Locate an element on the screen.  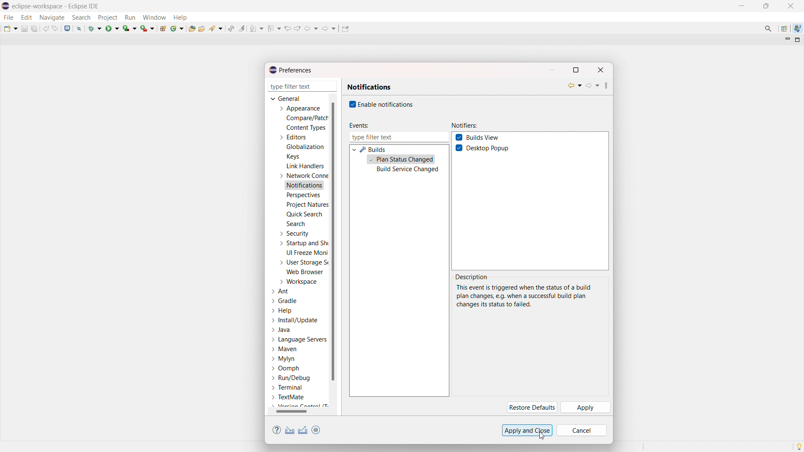
java is located at coordinates (282, 330).